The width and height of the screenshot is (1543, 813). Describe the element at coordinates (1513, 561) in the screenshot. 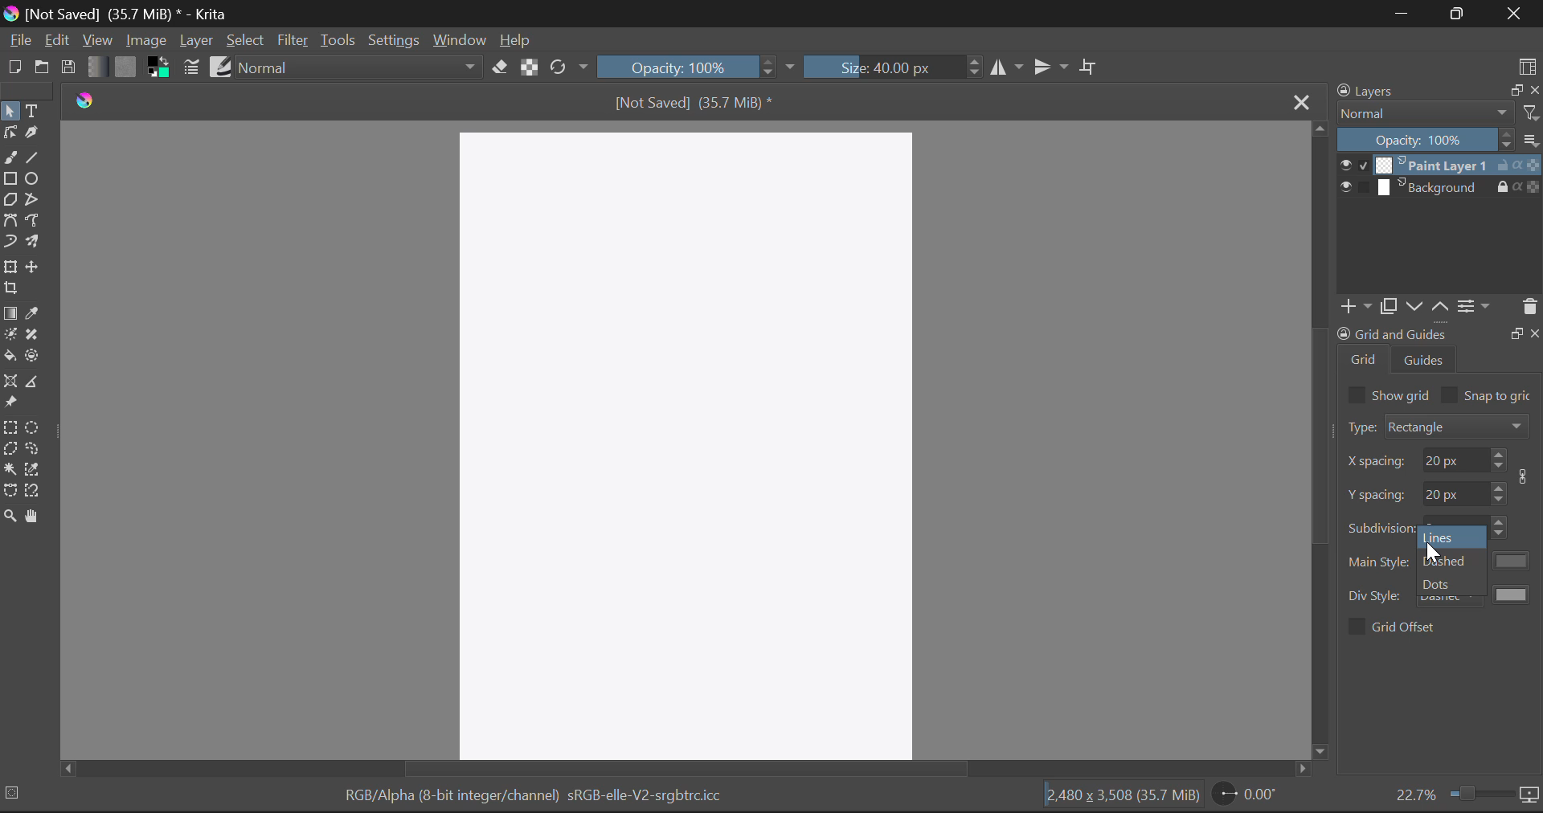

I see `color` at that location.